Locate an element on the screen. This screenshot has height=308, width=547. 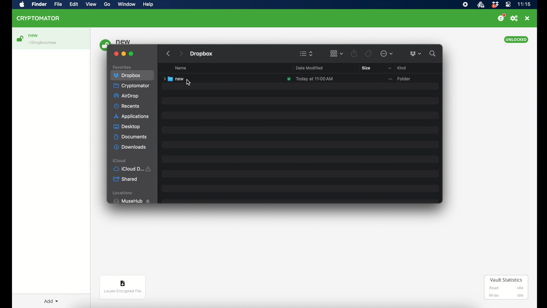
kind is located at coordinates (397, 68).